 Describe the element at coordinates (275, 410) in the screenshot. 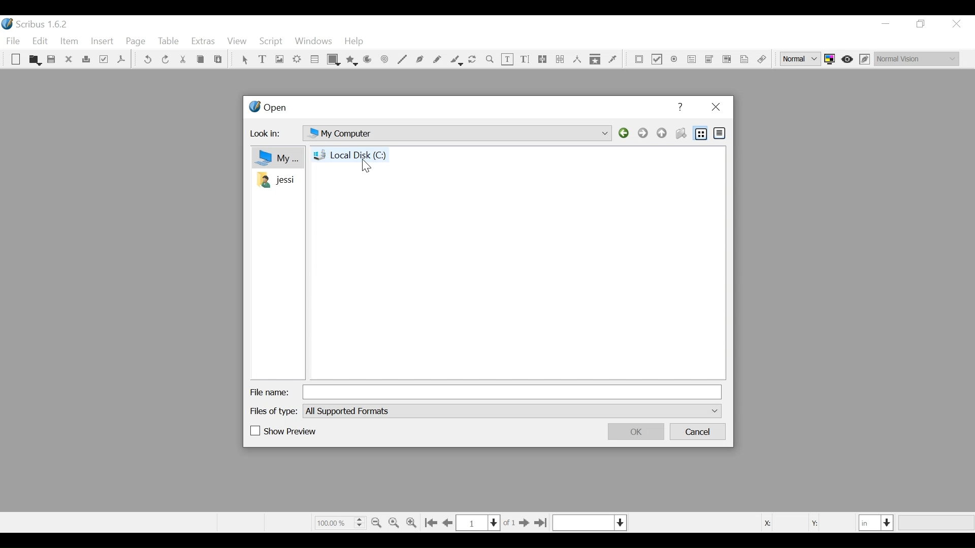

I see `Files of Type` at that location.